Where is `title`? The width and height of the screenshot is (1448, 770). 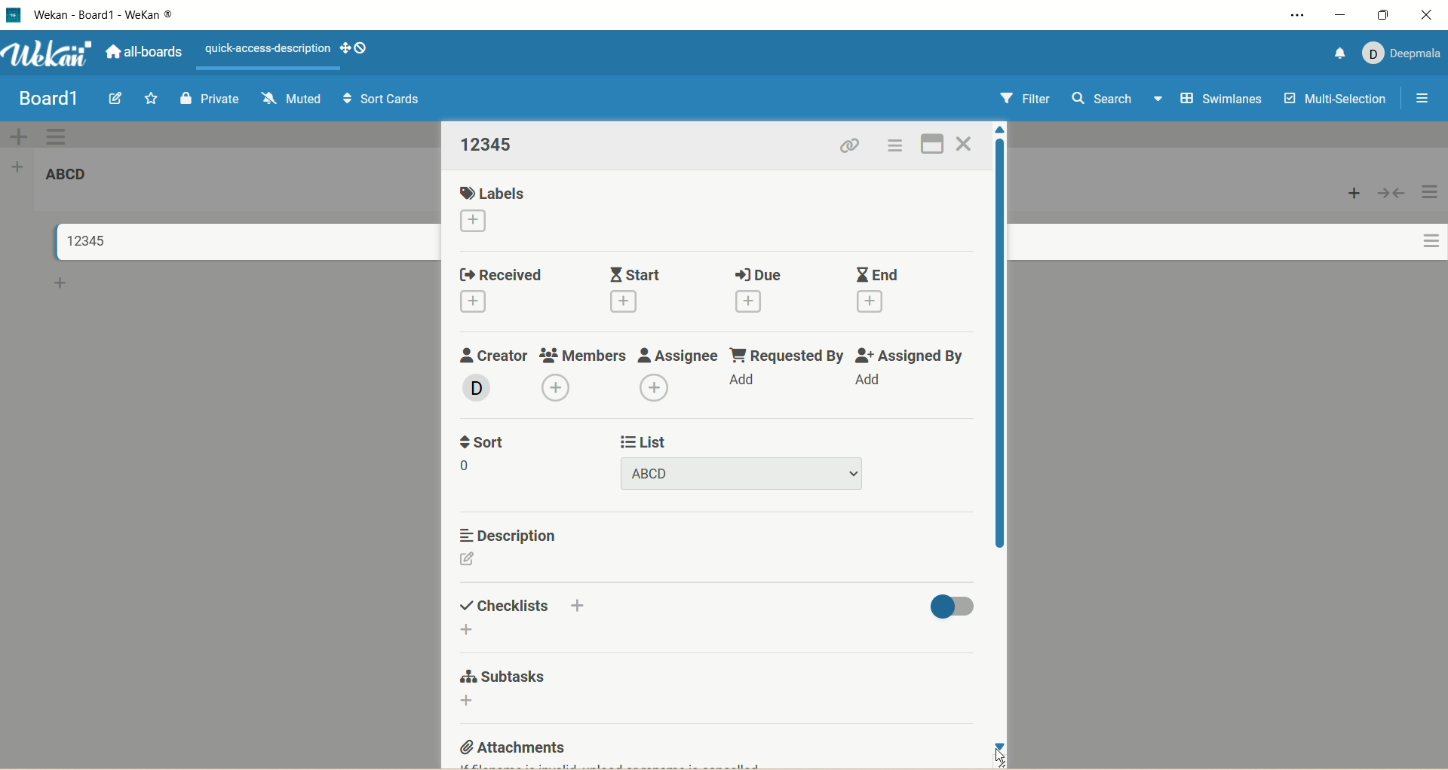
title is located at coordinates (130, 15).